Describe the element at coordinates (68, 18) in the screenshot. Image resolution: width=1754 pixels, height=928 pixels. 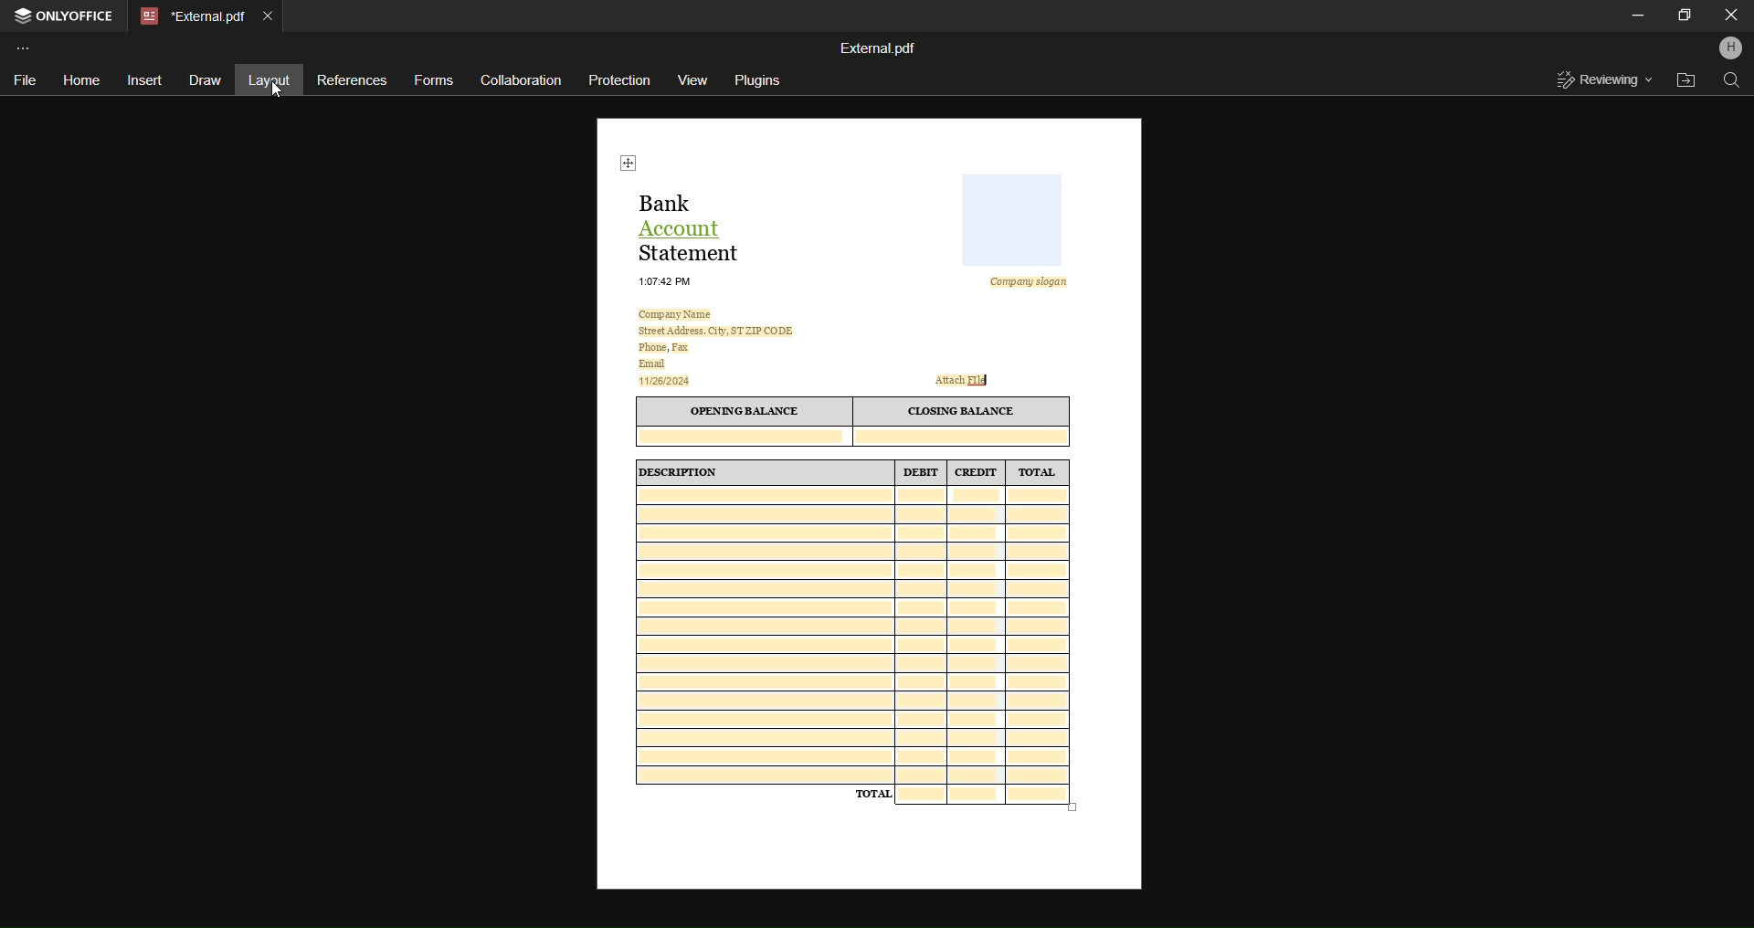
I see `OnlyOffice Application Tab` at that location.